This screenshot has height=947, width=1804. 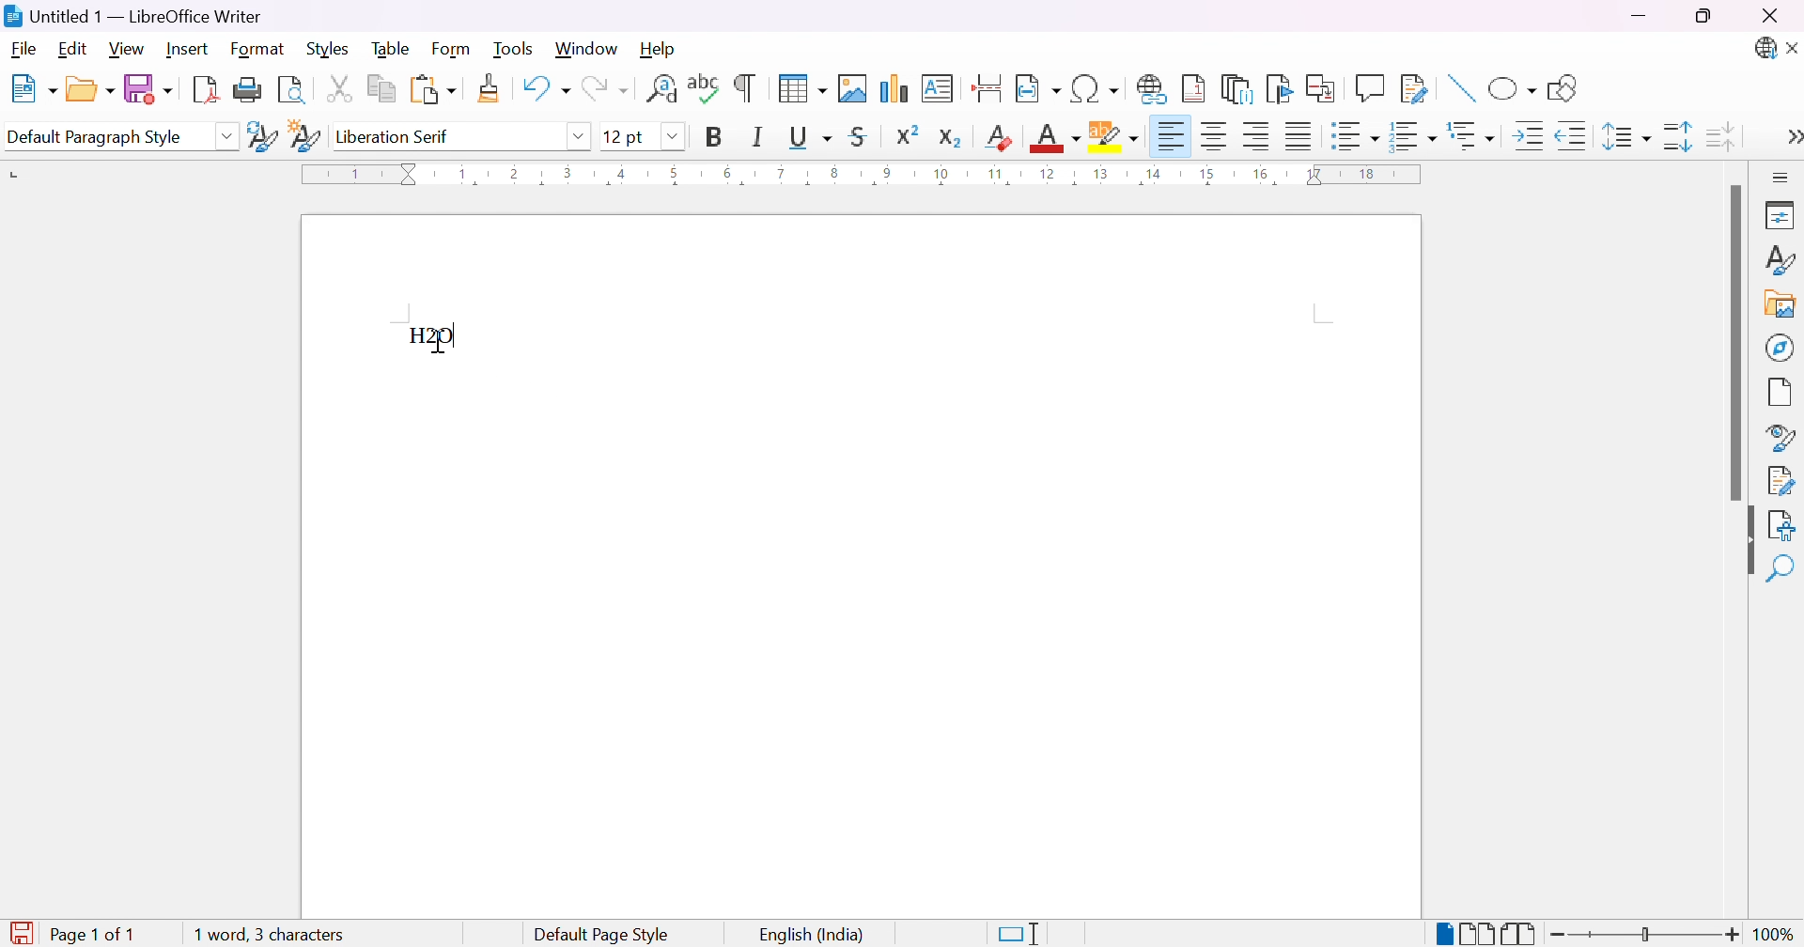 What do you see at coordinates (1781, 306) in the screenshot?
I see `Insert image` at bounding box center [1781, 306].